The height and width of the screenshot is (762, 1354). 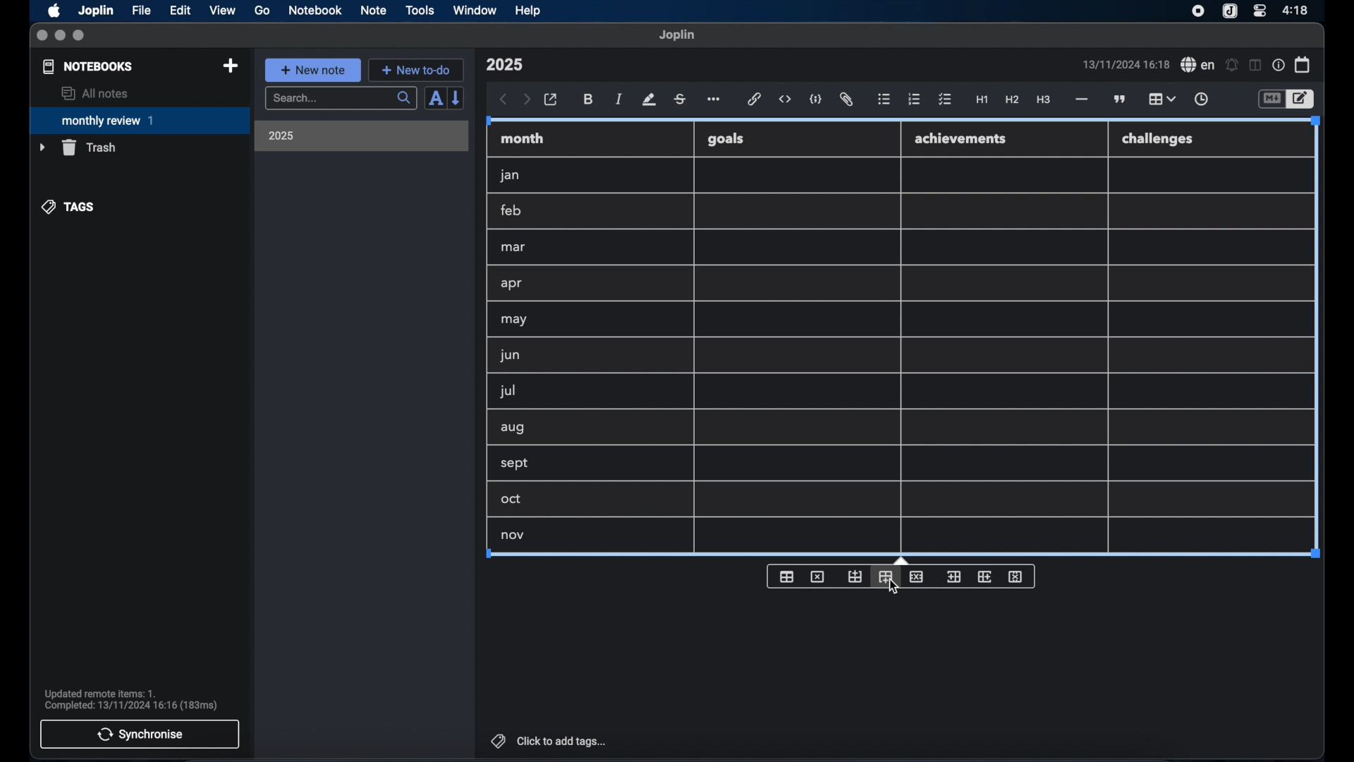 I want to click on table highlighted, so click(x=1160, y=99).